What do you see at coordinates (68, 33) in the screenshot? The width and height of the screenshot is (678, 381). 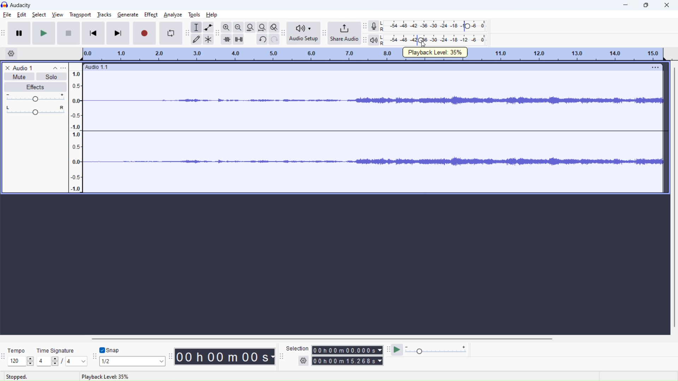 I see `stop` at bounding box center [68, 33].